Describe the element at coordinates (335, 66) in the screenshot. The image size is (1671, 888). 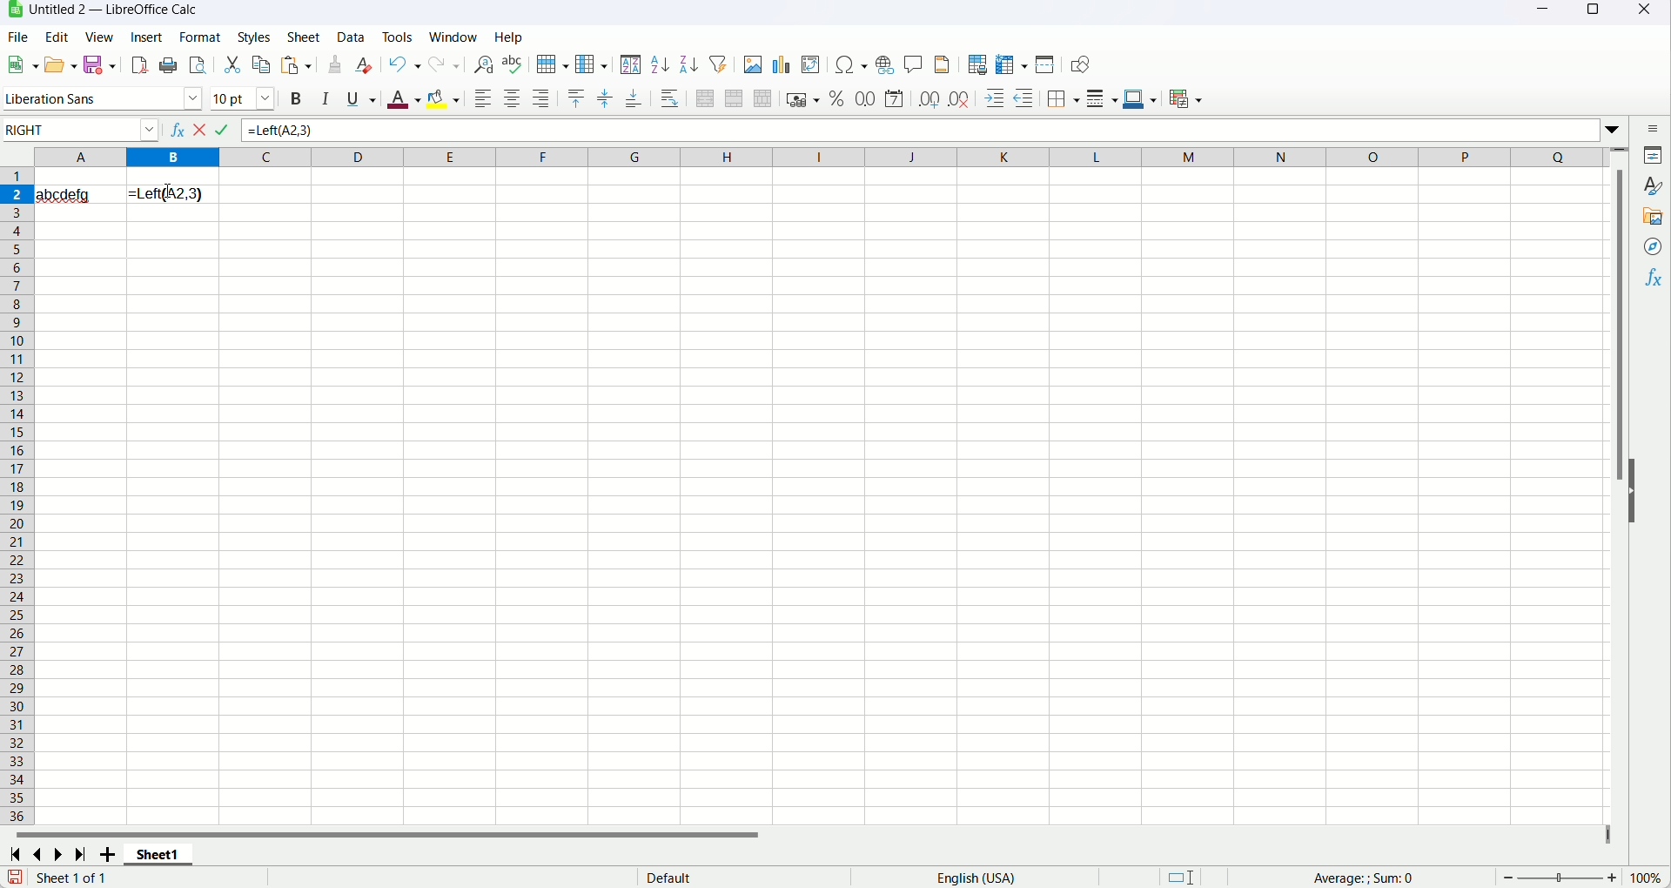
I see `clone formatting` at that location.